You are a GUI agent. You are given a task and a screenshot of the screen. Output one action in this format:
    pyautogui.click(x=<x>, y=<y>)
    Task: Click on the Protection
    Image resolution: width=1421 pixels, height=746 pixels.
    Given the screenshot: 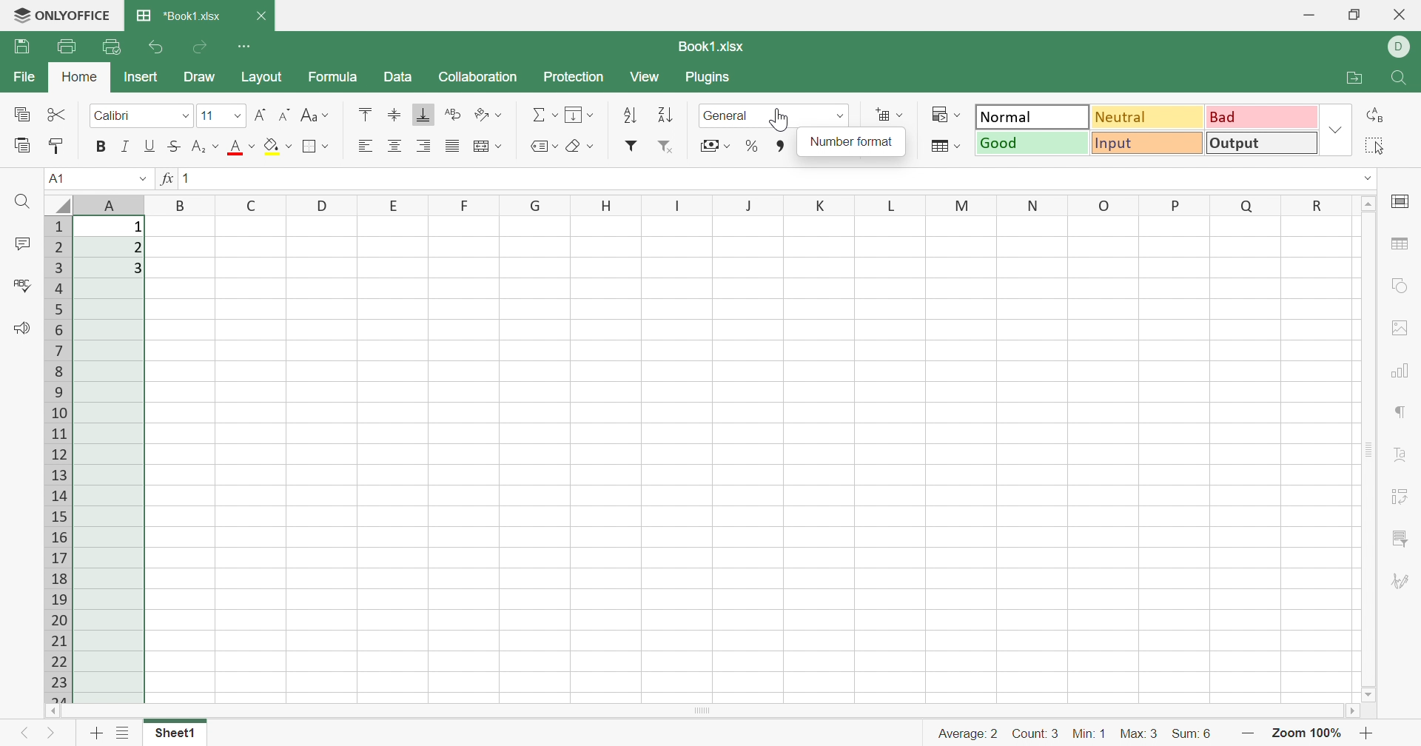 What is the action you would take?
    pyautogui.click(x=577, y=77)
    